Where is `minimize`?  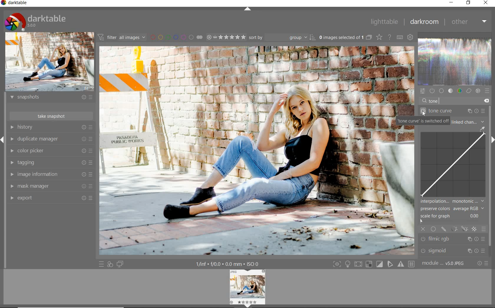
minimize is located at coordinates (452, 2).